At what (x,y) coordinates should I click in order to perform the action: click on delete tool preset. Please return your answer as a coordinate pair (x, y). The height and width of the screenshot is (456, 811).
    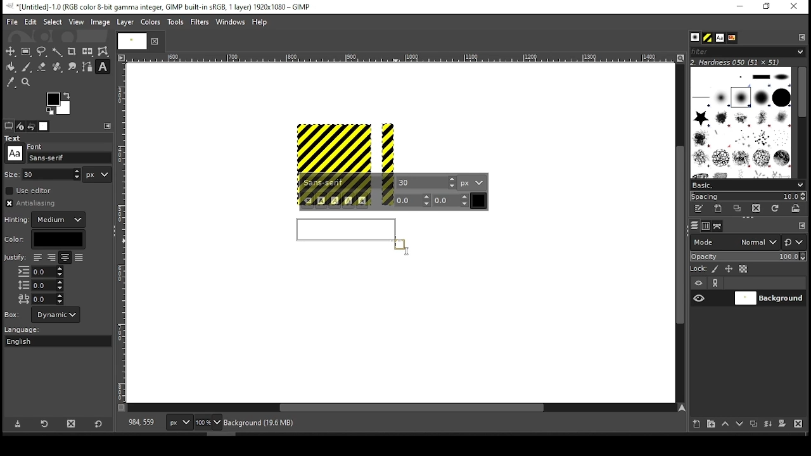
    Looking at the image, I should click on (75, 423).